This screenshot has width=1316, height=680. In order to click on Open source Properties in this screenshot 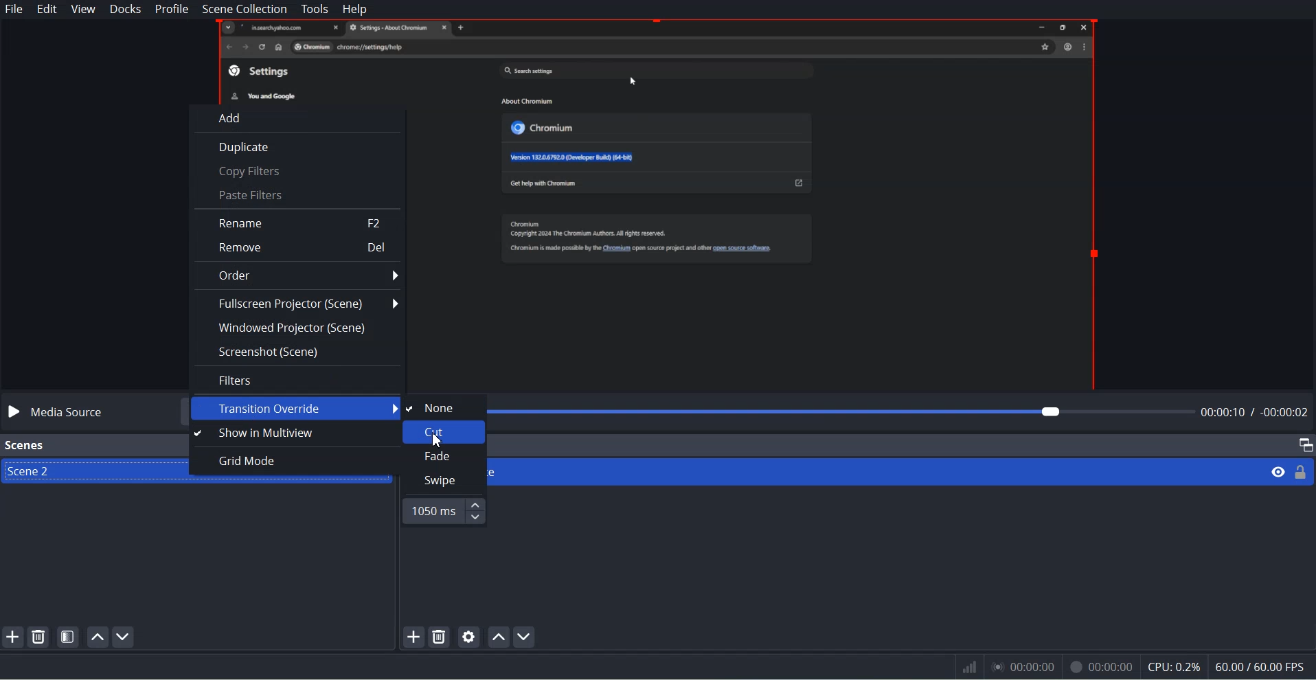, I will do `click(469, 636)`.